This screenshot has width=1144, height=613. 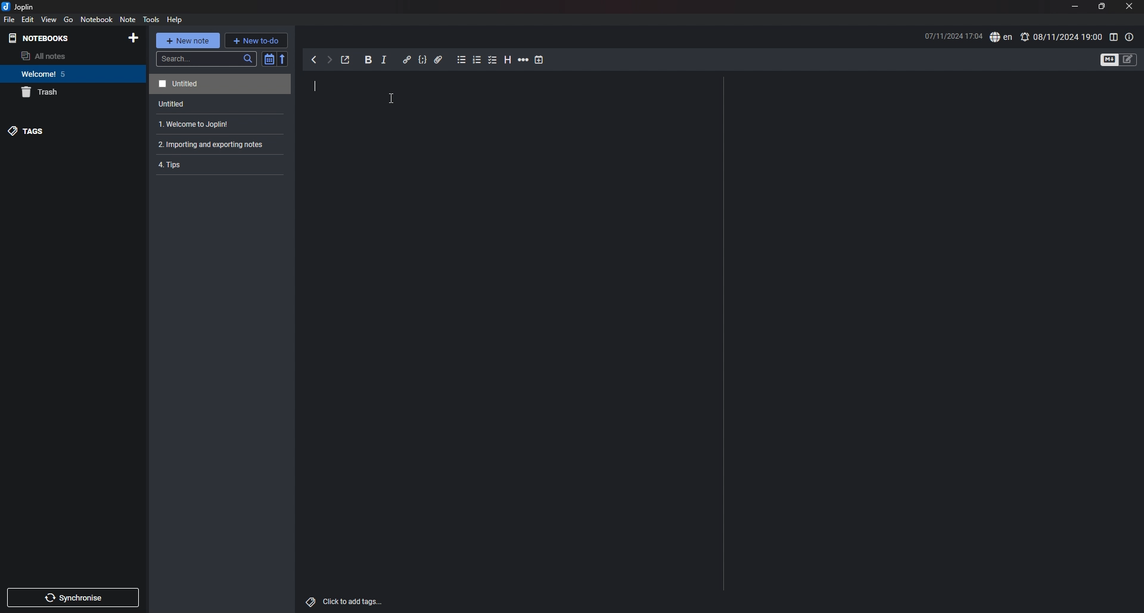 What do you see at coordinates (1001, 37) in the screenshot?
I see `en` at bounding box center [1001, 37].